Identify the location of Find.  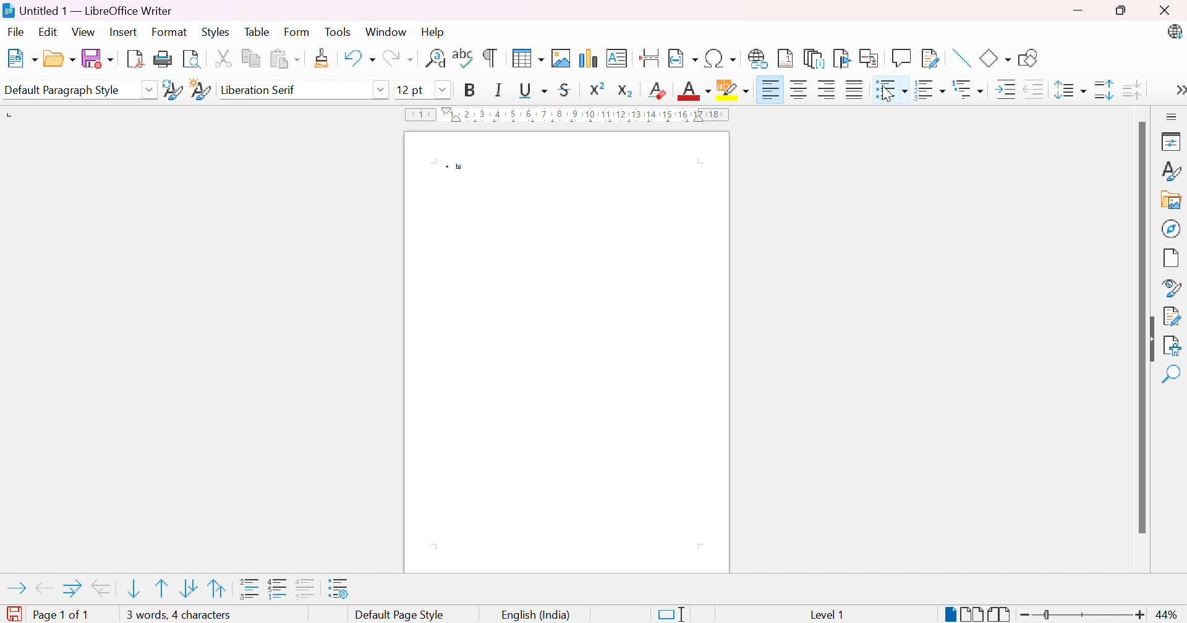
(1171, 375).